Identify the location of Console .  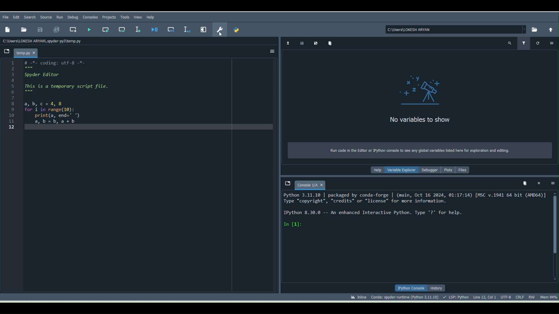
(311, 184).